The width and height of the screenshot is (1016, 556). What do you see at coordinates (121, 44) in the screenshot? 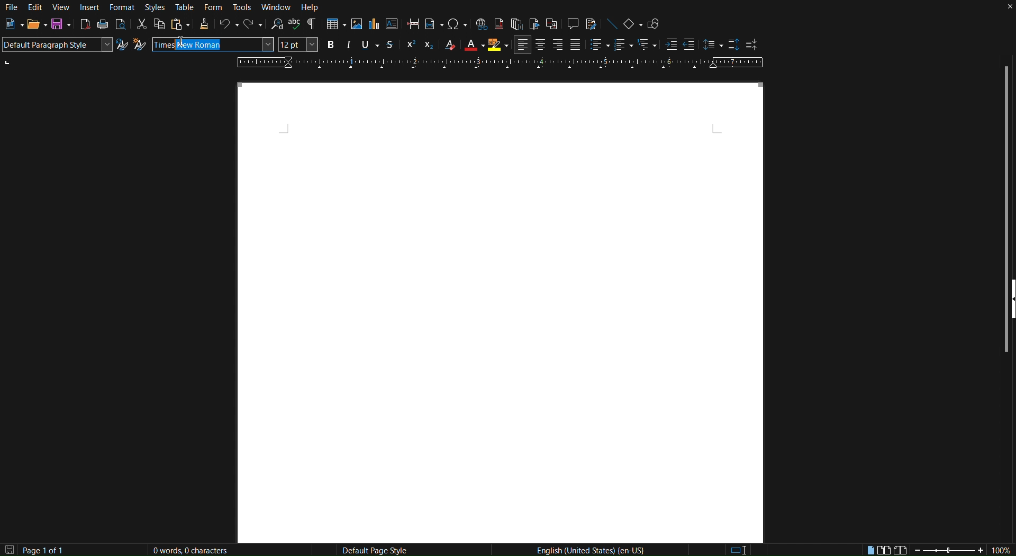
I see `Update Selected Style` at bounding box center [121, 44].